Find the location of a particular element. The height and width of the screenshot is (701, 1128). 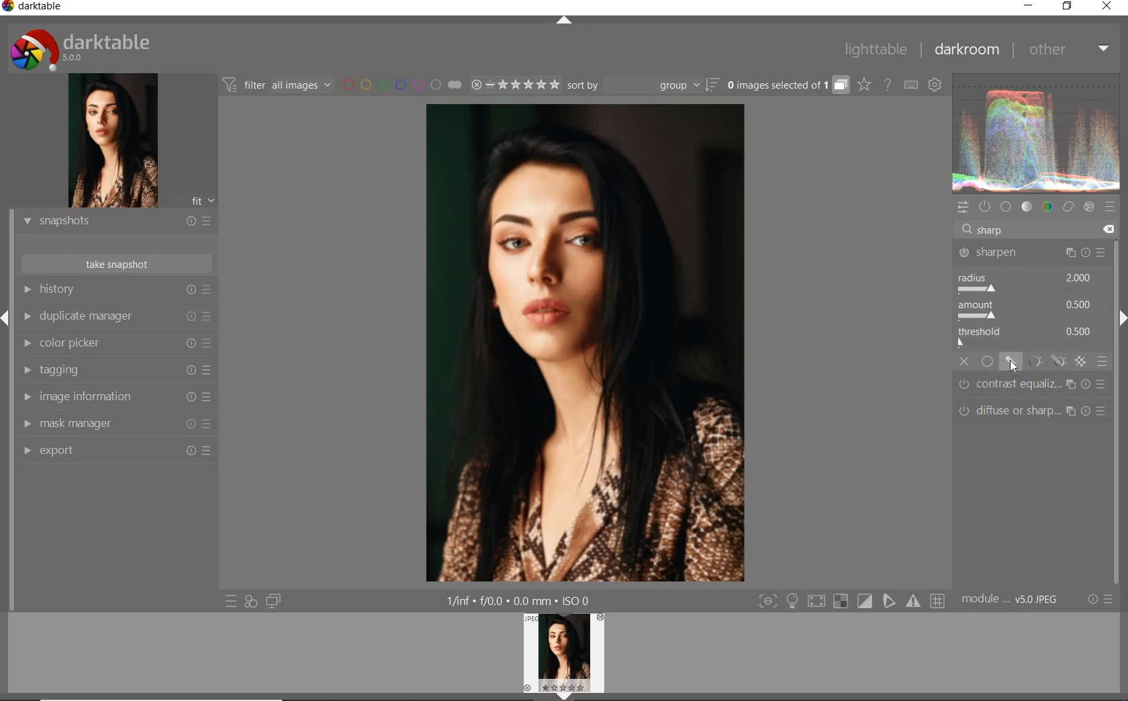

set keyboard shortcuts is located at coordinates (912, 86).